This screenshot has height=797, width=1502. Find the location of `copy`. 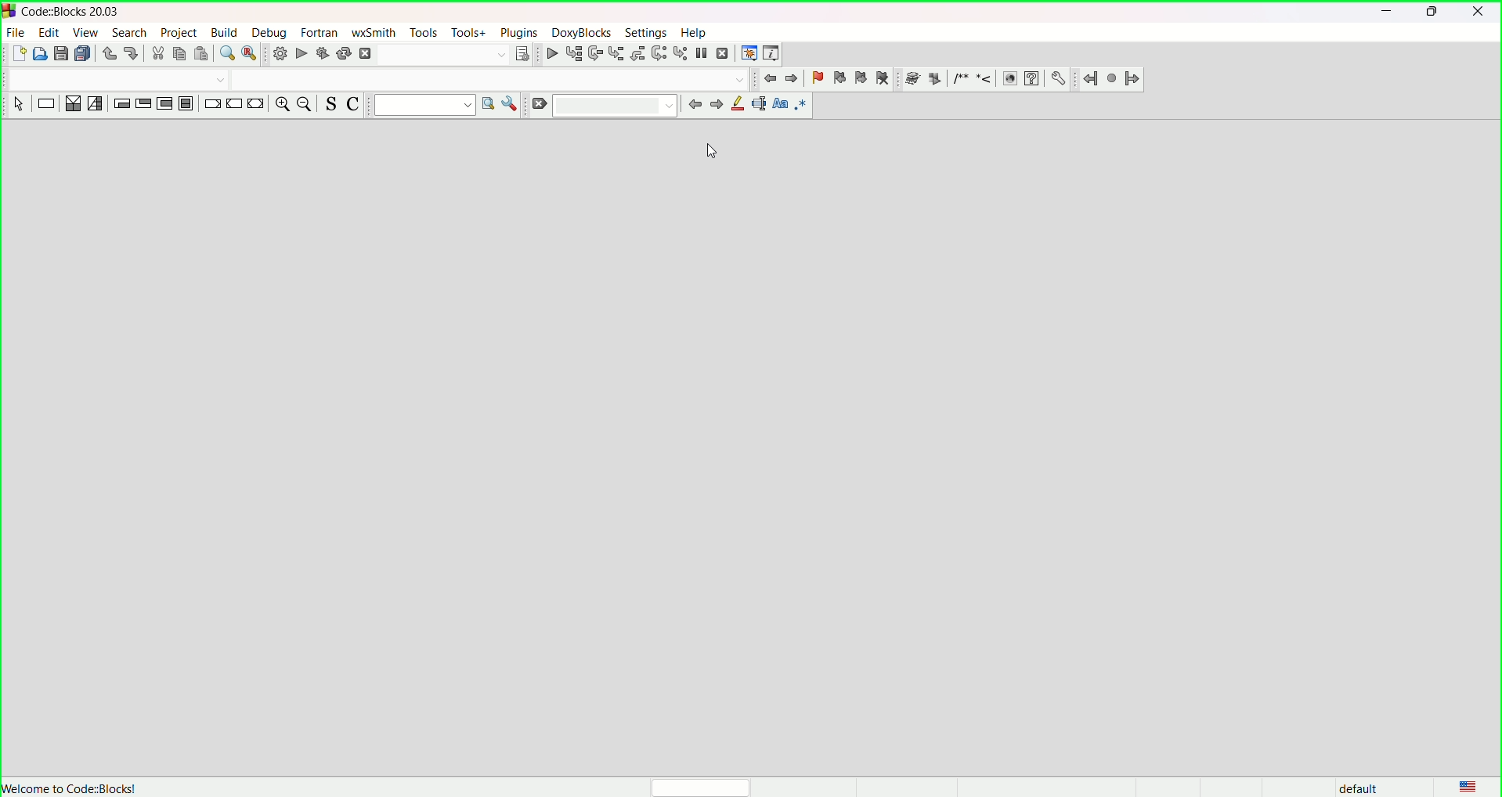

copy is located at coordinates (180, 54).